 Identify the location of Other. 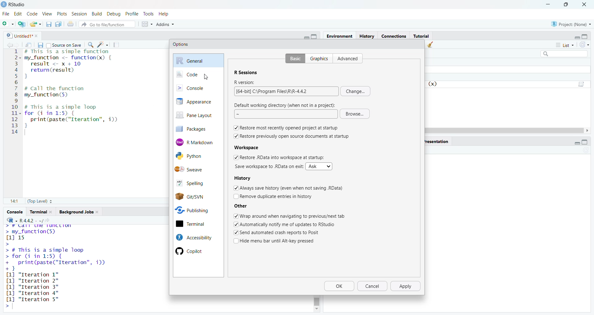
(243, 205).